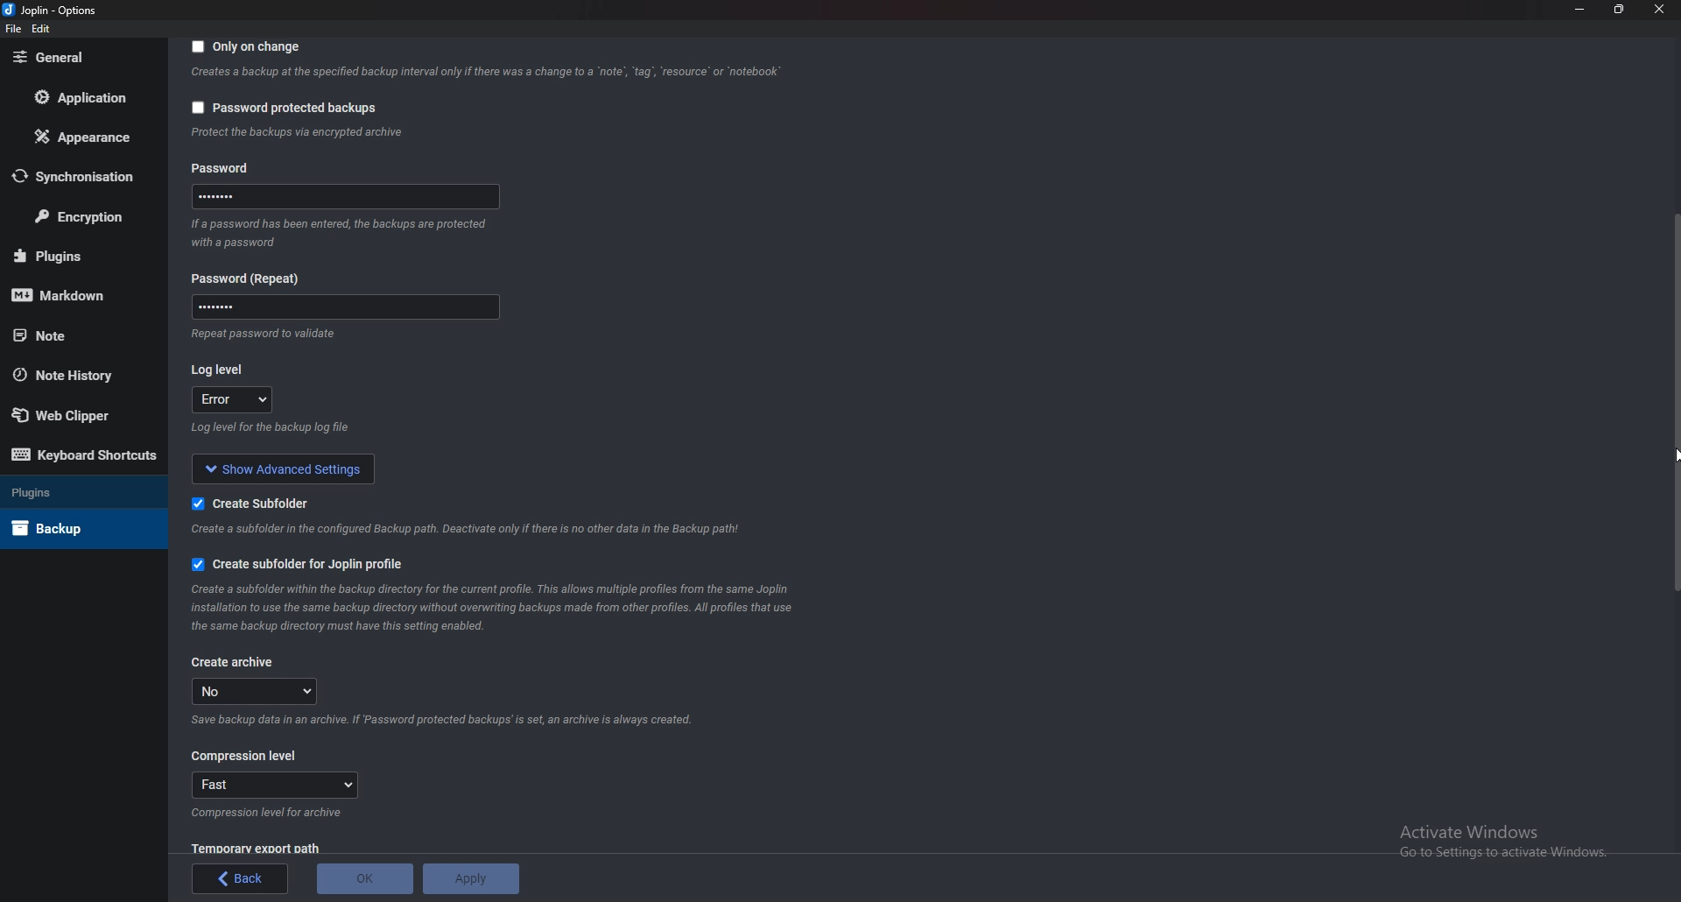 Image resolution: width=1681 pixels, height=902 pixels. What do you see at coordinates (12, 30) in the screenshot?
I see `file` at bounding box center [12, 30].